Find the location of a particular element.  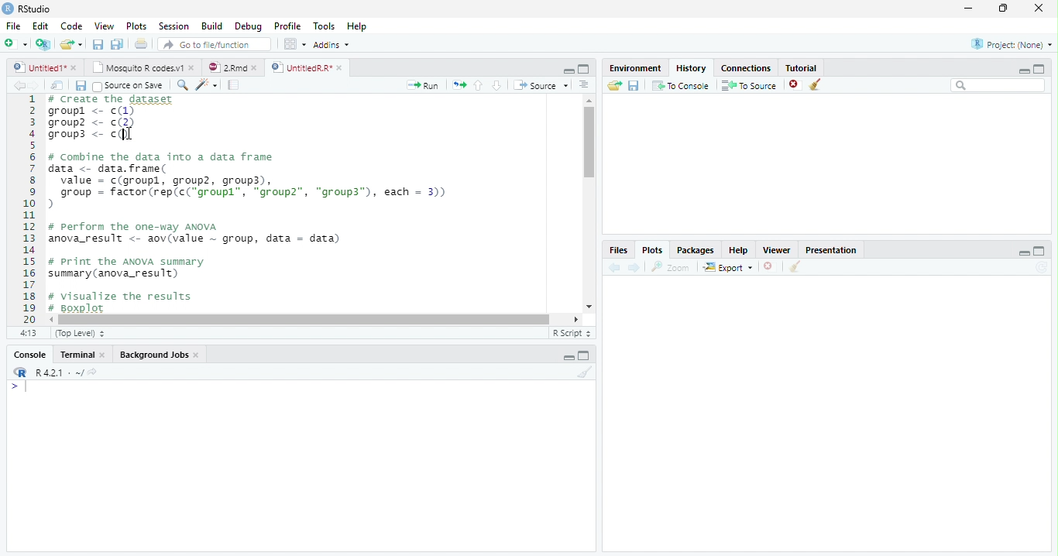

Save All open documents is located at coordinates (116, 44).